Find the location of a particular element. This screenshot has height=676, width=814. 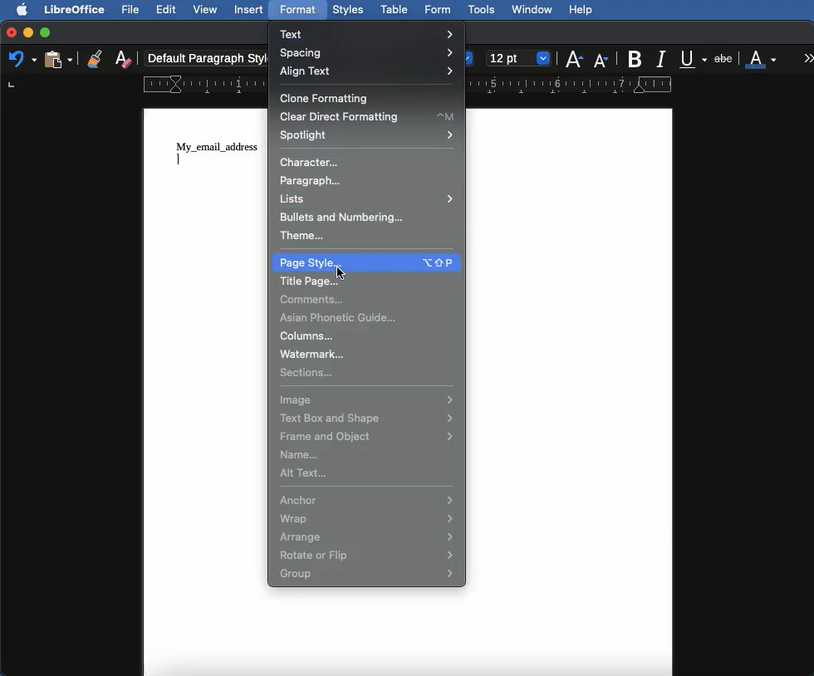

Page style is located at coordinates (368, 262).